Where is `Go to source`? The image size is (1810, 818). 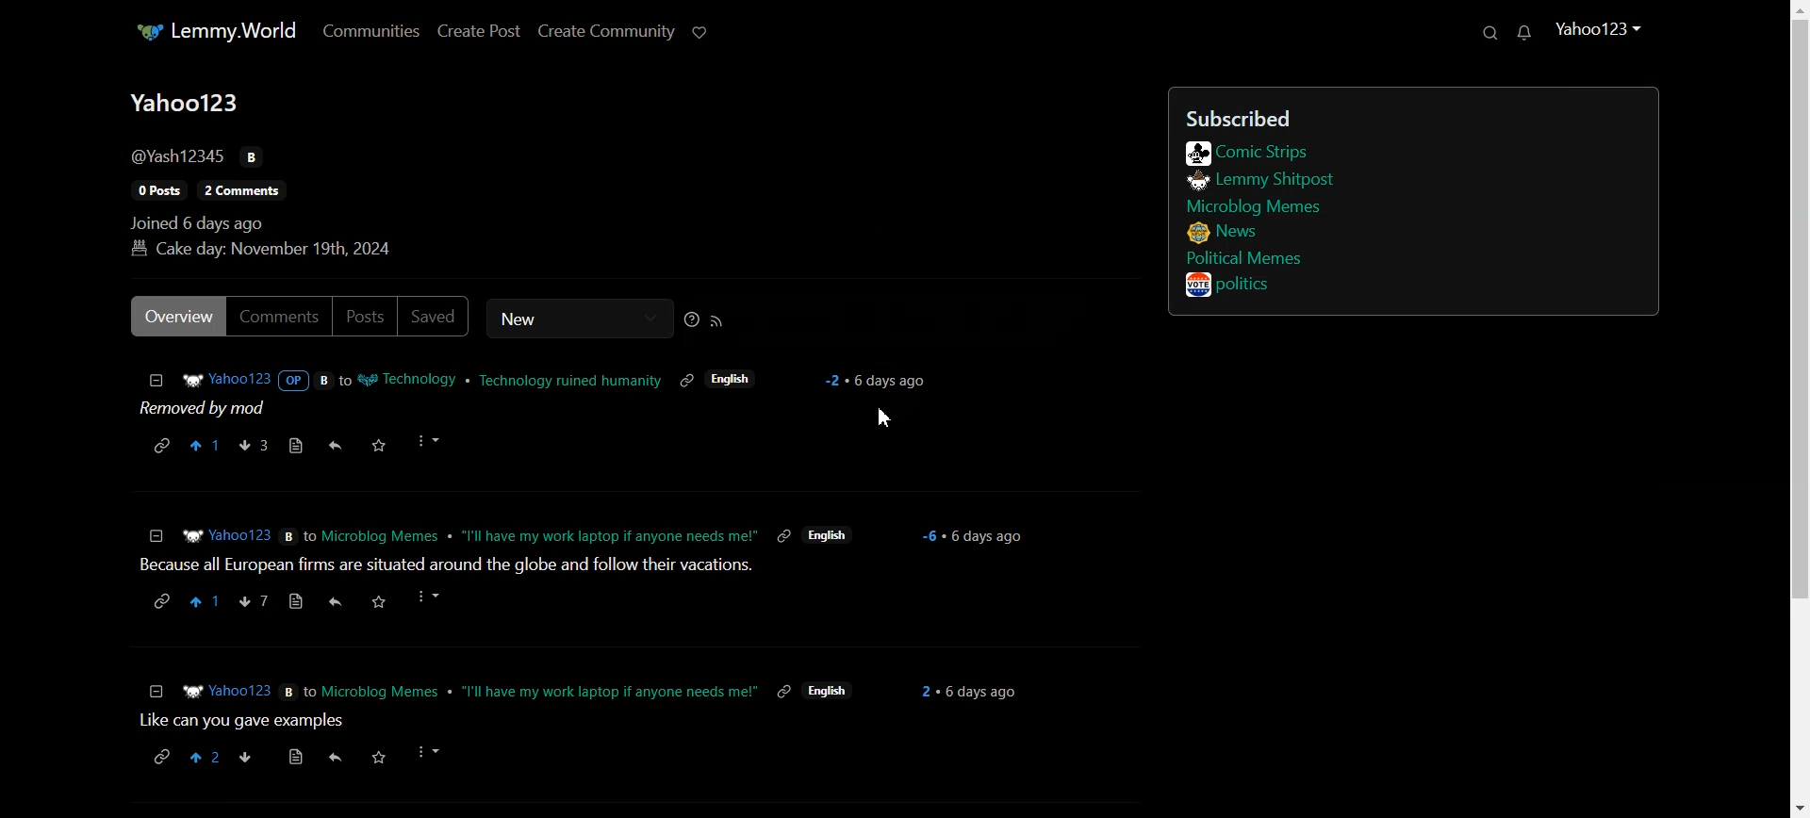
Go to source is located at coordinates (299, 446).